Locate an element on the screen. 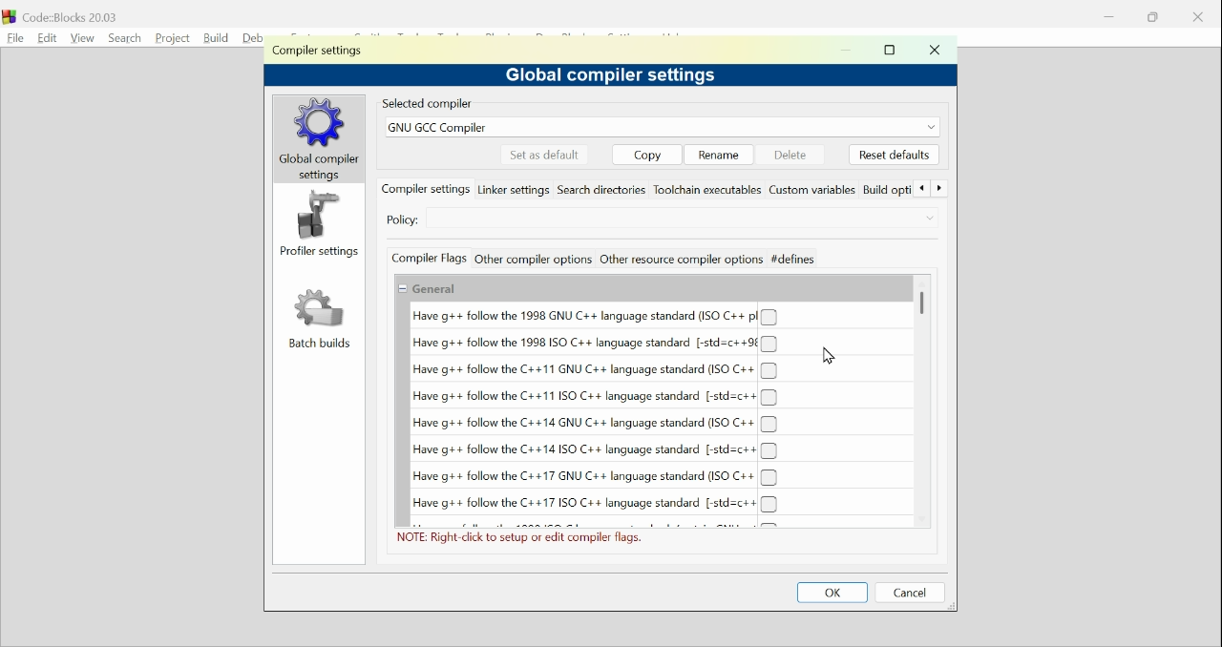 Image resolution: width=1222 pixels, height=647 pixels. Global compiler settings is located at coordinates (628, 75).